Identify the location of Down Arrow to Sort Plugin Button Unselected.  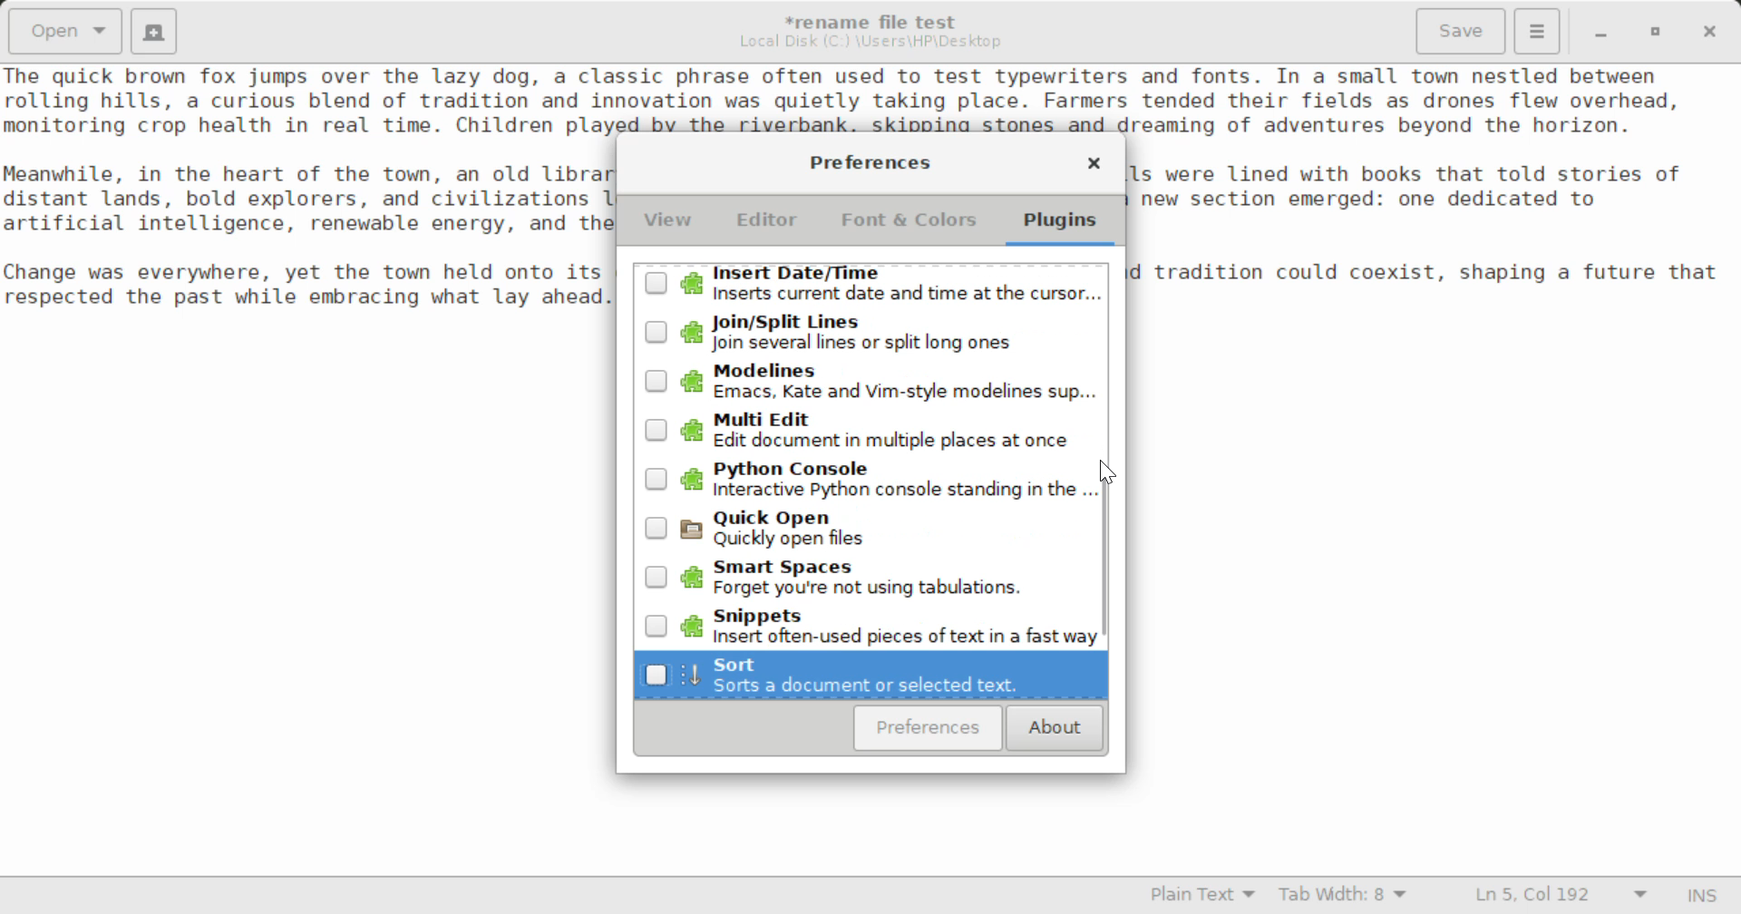
(870, 676).